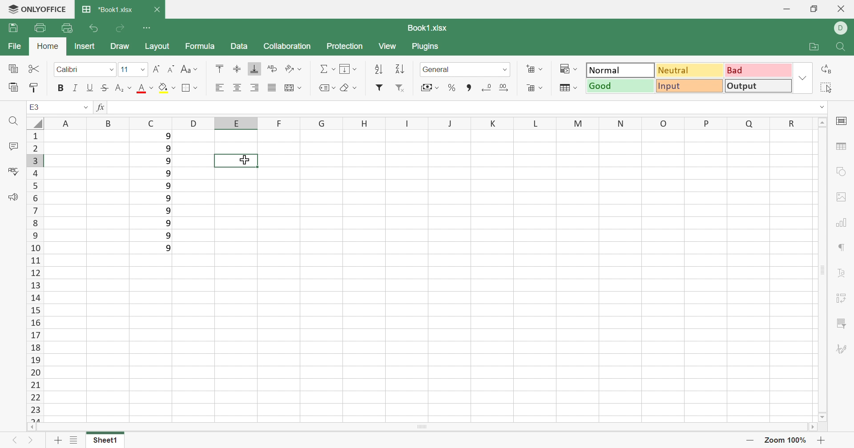  What do you see at coordinates (842, 47) in the screenshot?
I see `Find` at bounding box center [842, 47].